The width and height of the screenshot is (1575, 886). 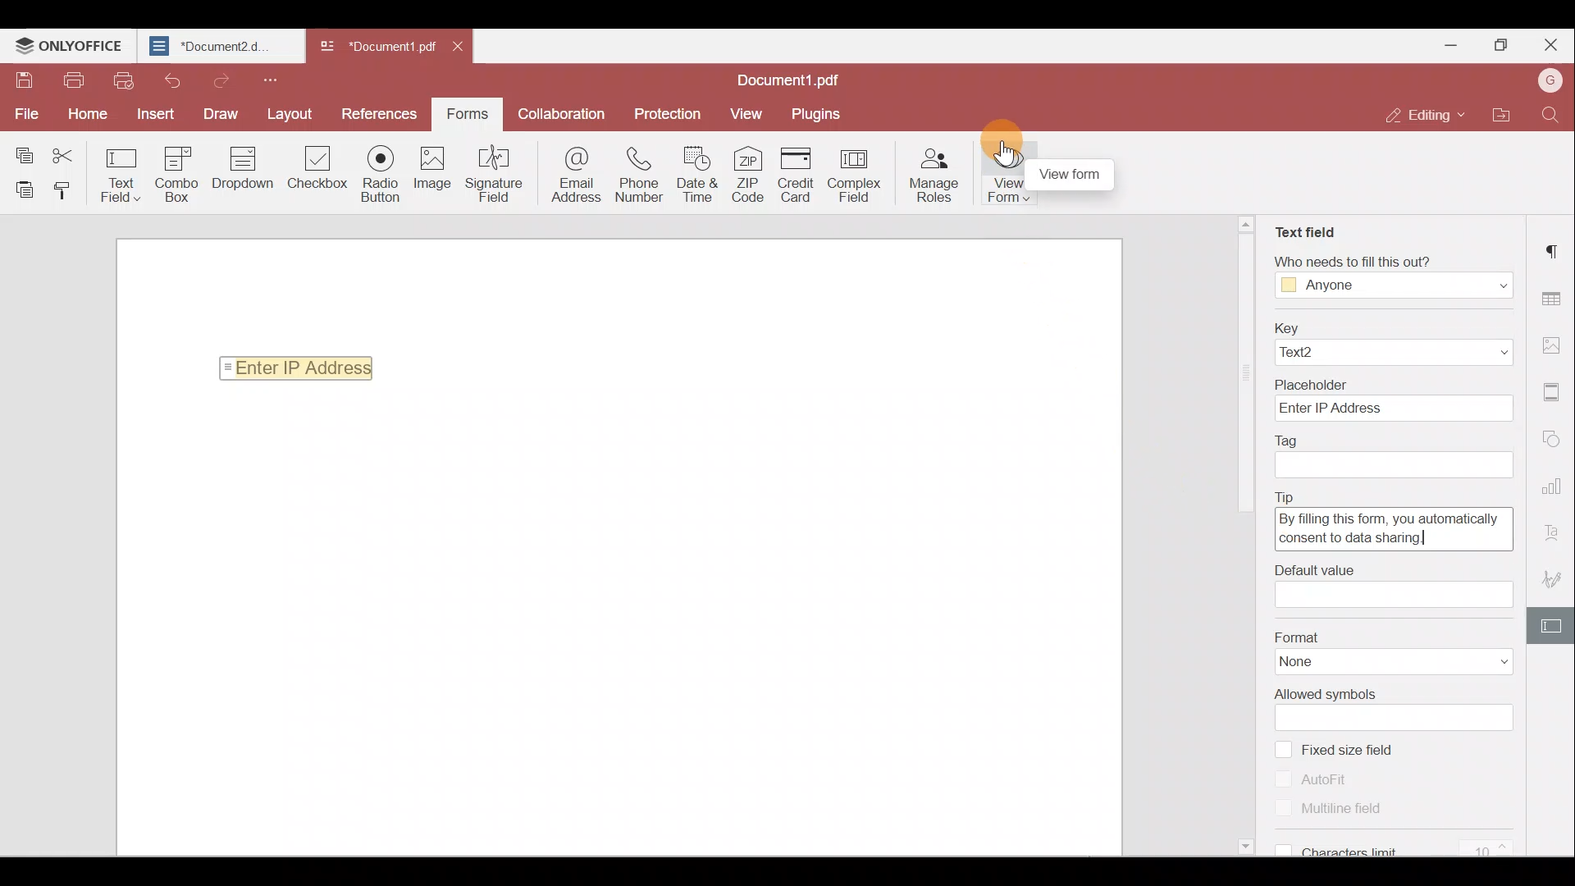 I want to click on Draw, so click(x=215, y=113).